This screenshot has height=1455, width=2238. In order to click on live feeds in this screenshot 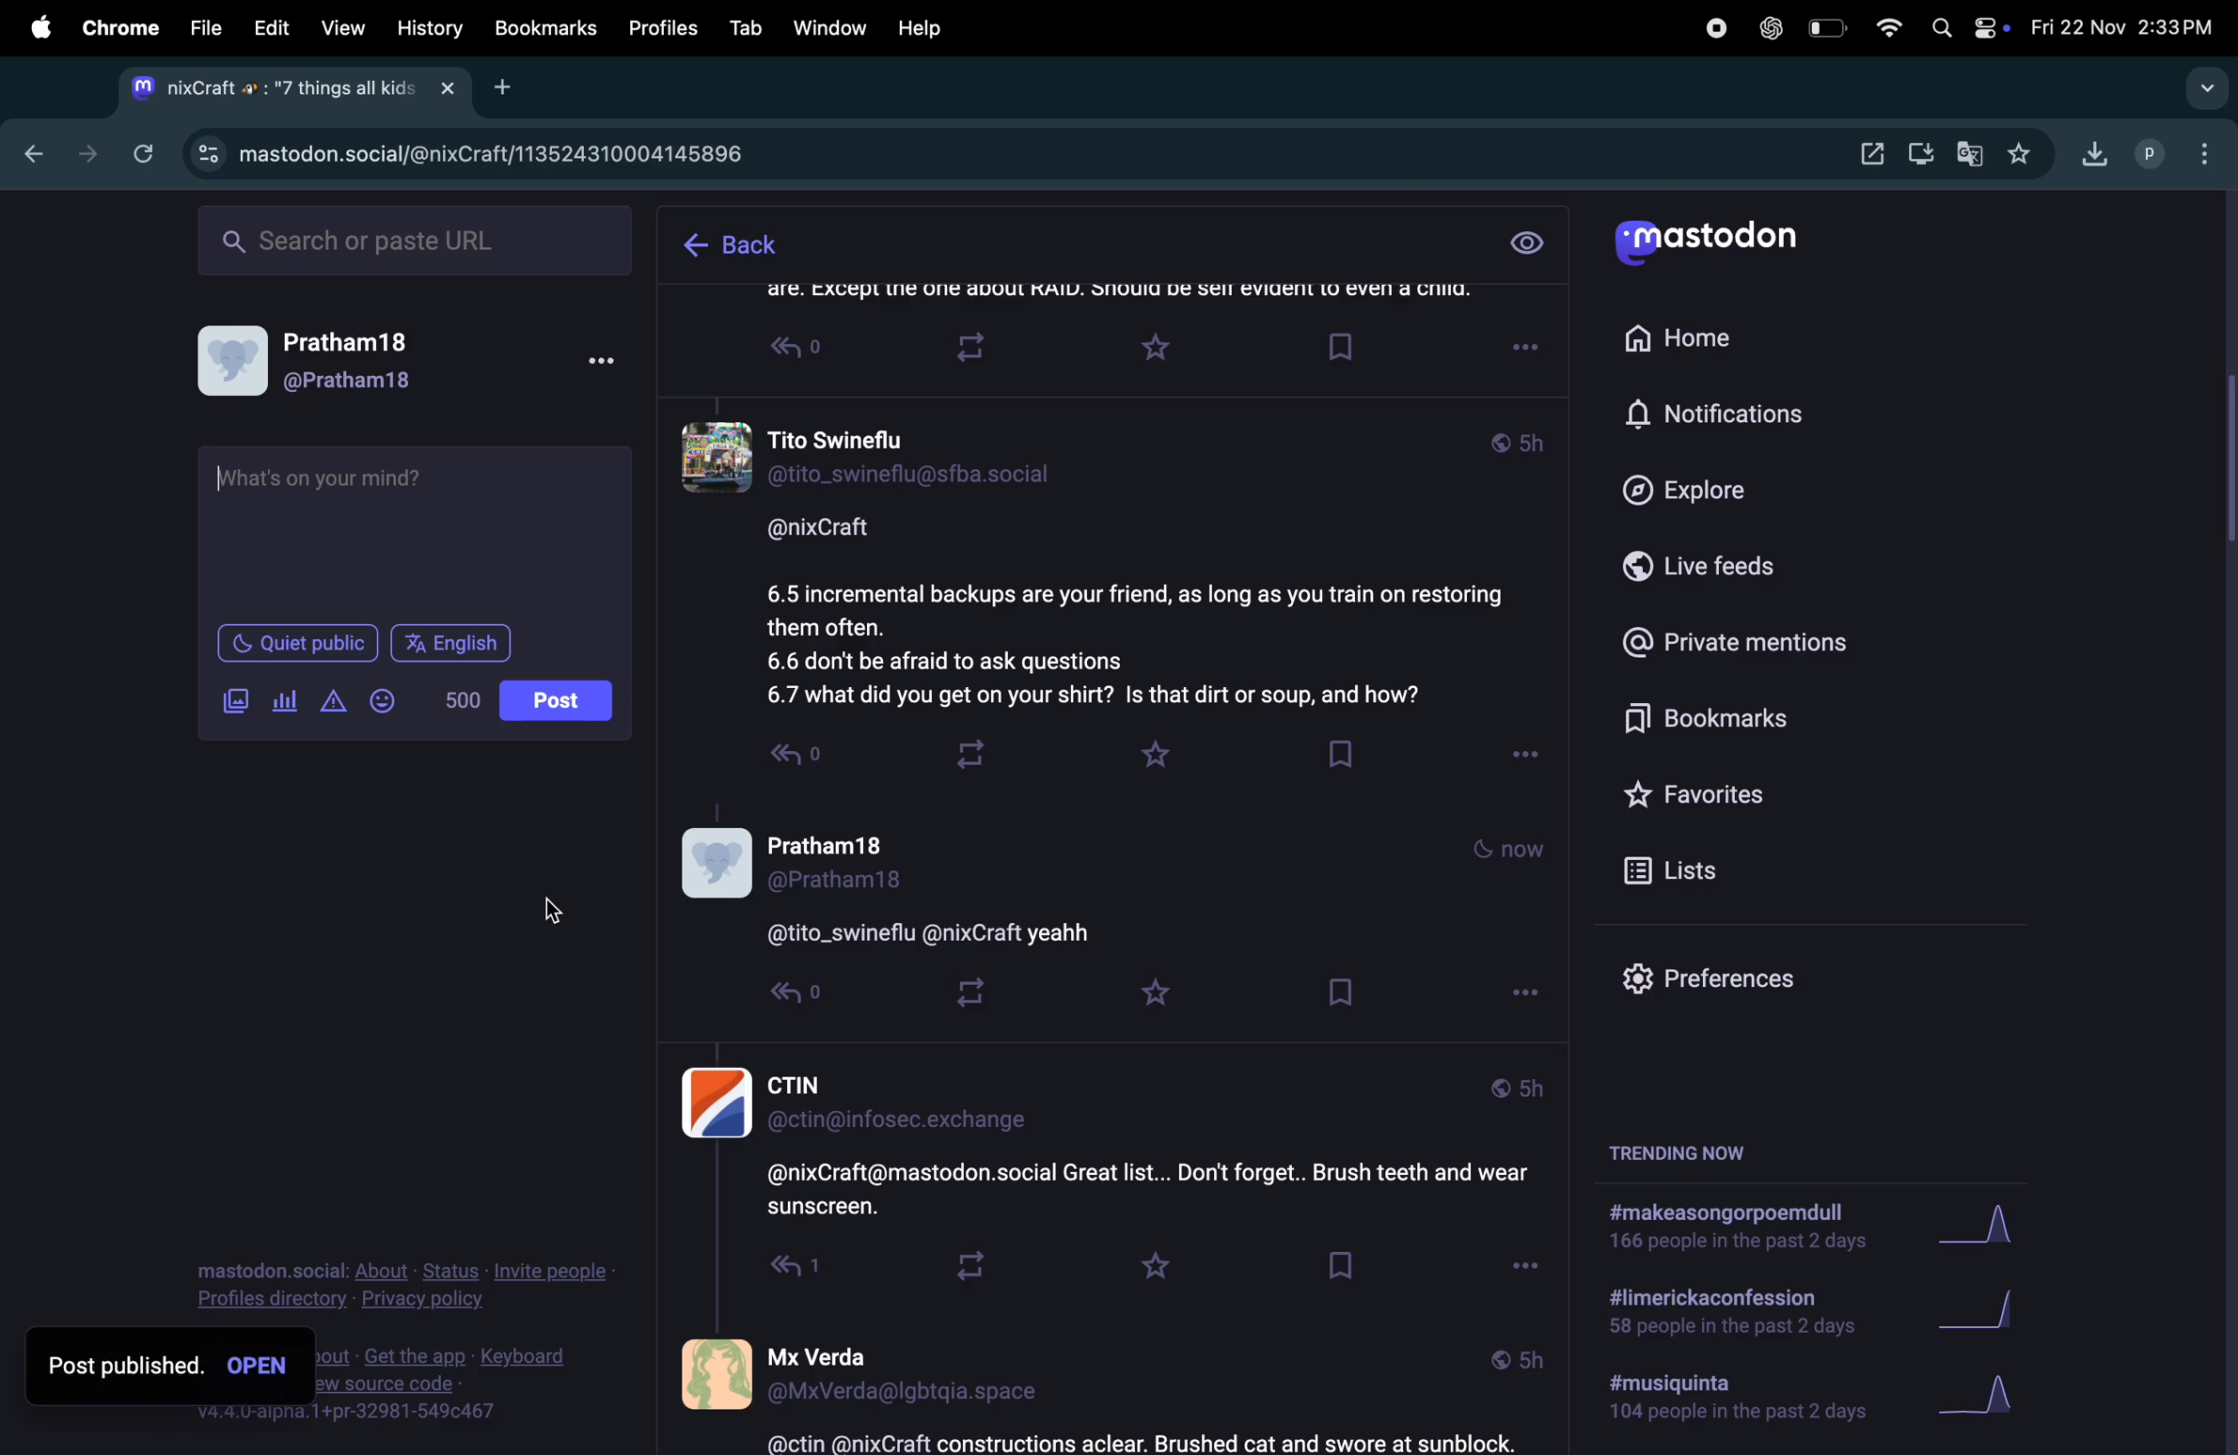, I will do `click(1731, 571)`.